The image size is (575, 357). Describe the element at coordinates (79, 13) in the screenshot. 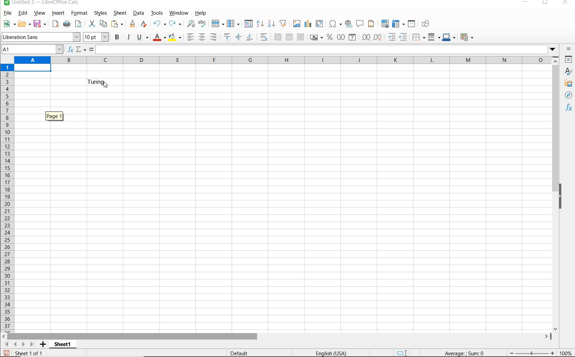

I see `FORMAT` at that location.